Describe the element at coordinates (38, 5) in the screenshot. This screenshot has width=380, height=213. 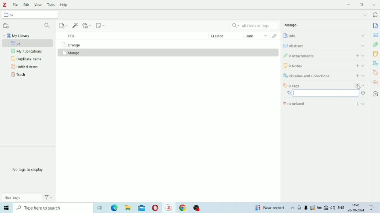
I see `View` at that location.